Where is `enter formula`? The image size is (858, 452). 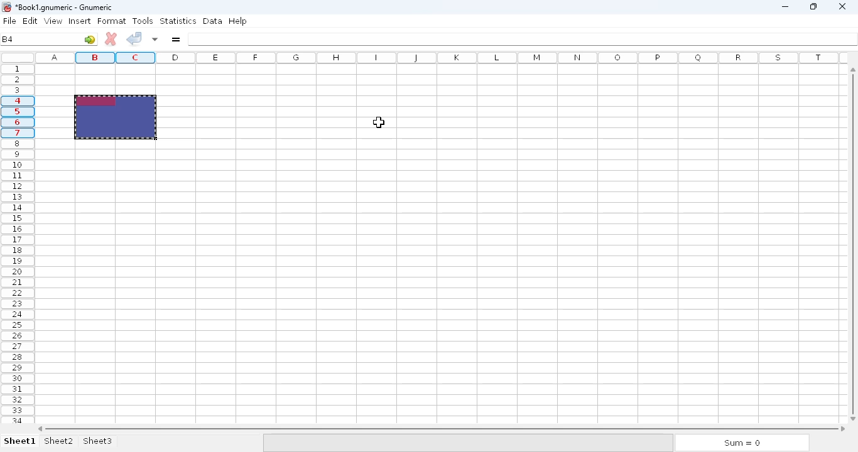
enter formula is located at coordinates (176, 39).